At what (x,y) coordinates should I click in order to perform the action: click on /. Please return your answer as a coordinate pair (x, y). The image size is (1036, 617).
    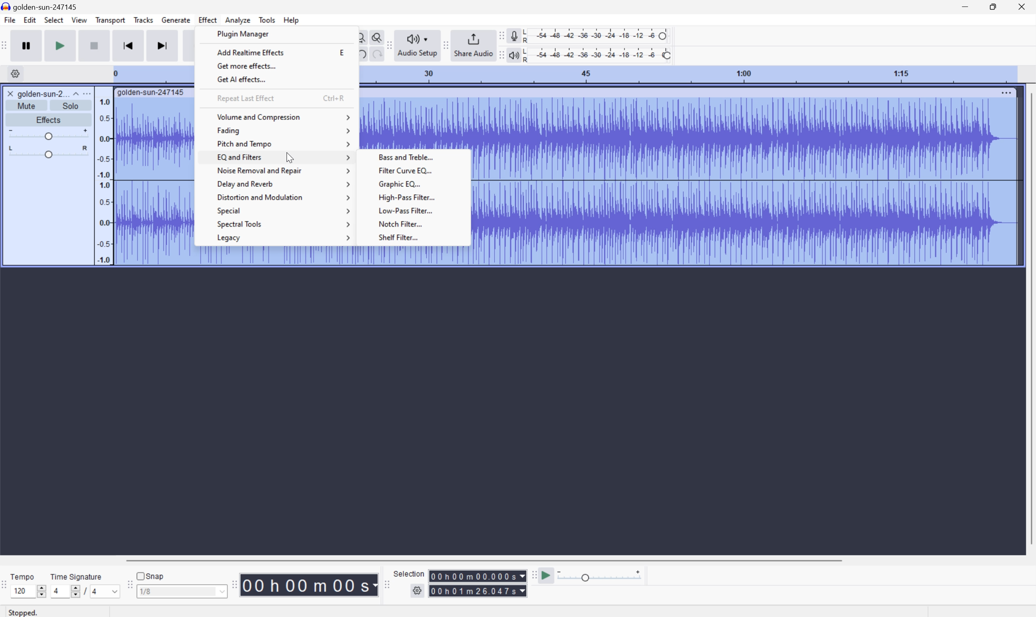
    Looking at the image, I should click on (85, 591).